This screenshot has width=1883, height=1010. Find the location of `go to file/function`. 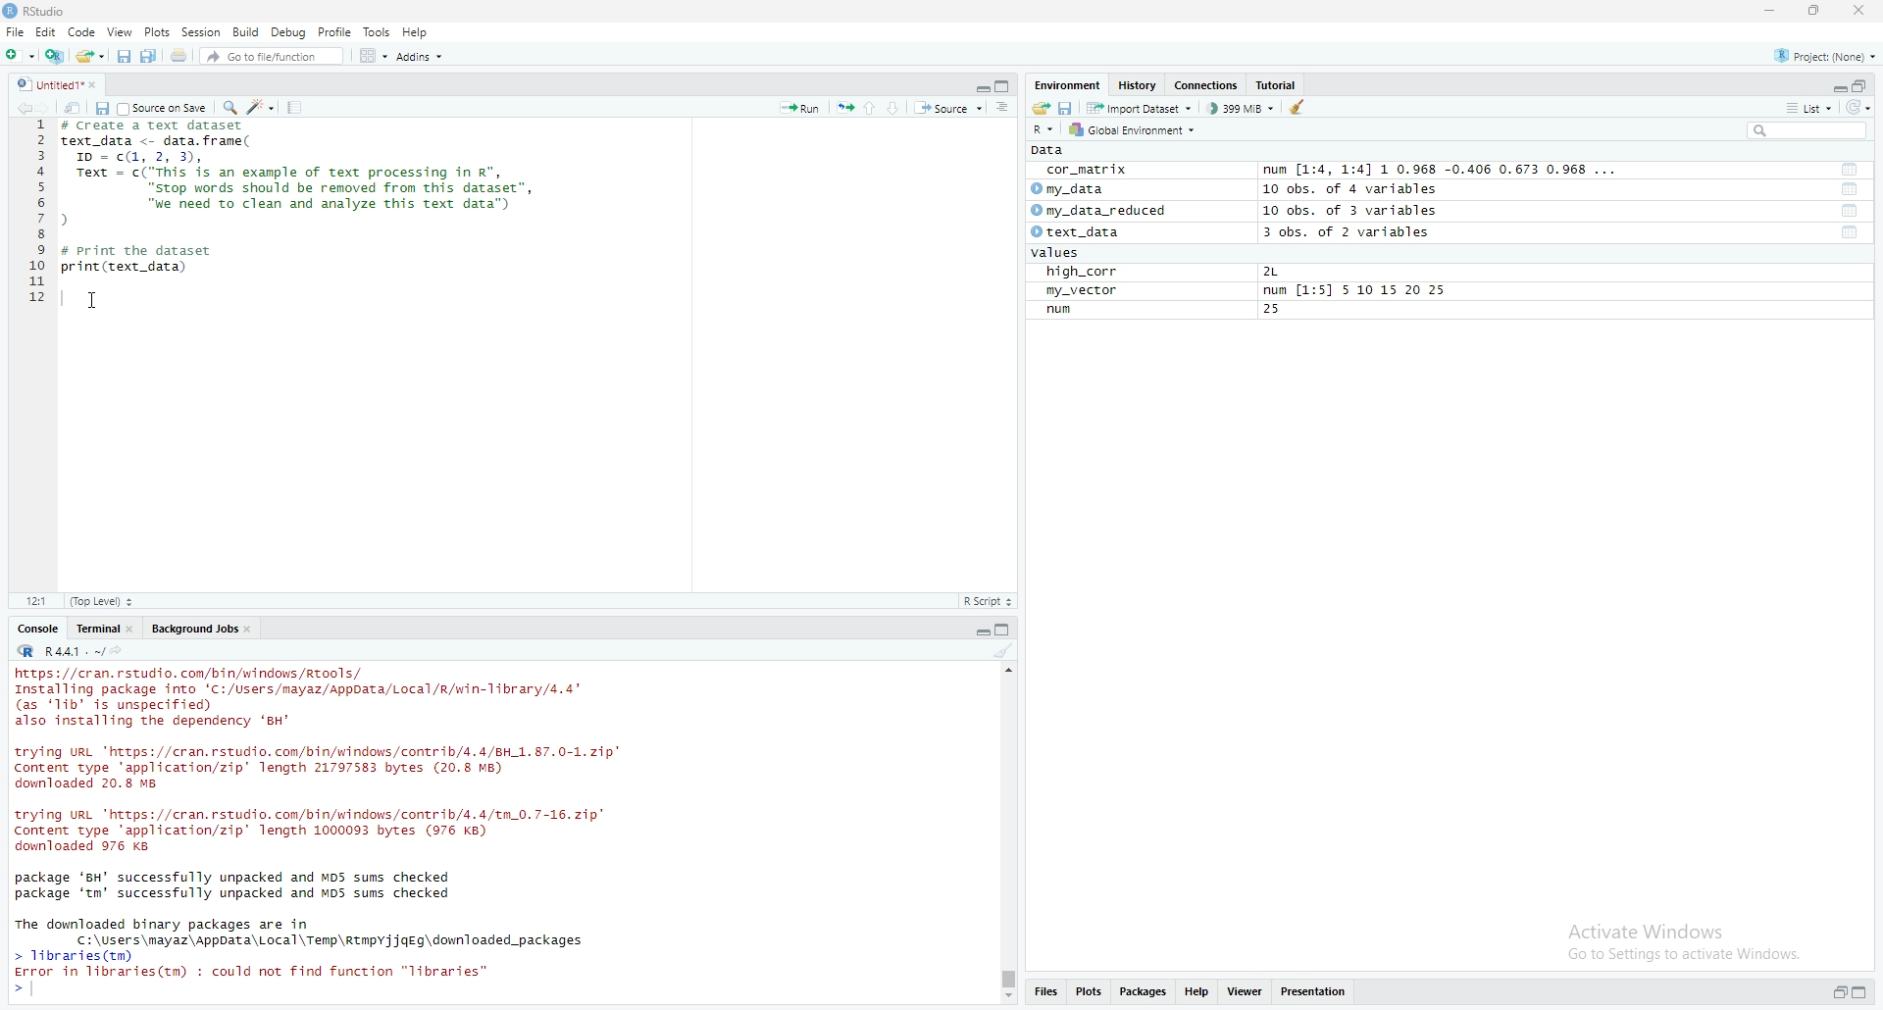

go to file/function is located at coordinates (274, 58).